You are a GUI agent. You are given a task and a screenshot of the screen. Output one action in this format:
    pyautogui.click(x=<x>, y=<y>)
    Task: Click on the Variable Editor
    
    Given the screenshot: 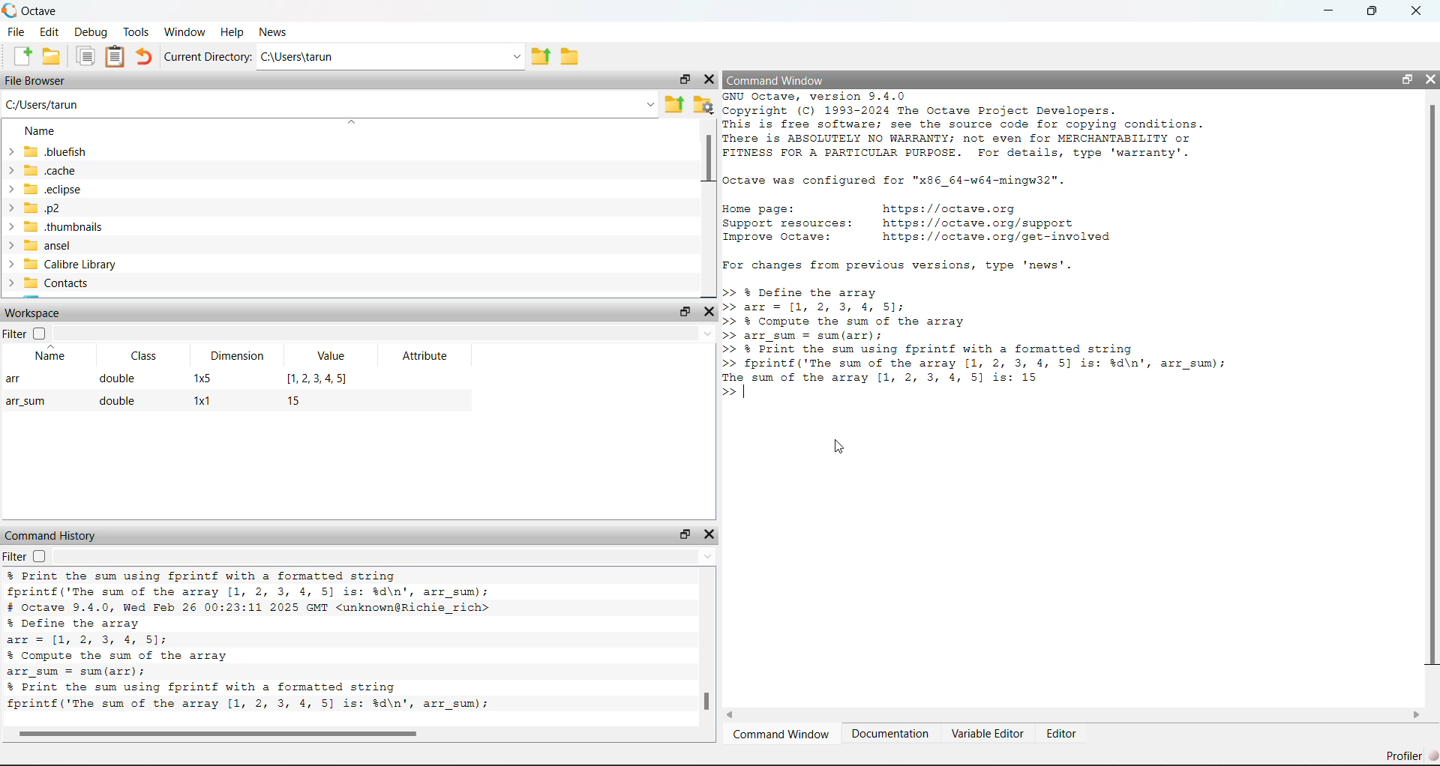 What is the action you would take?
    pyautogui.click(x=988, y=735)
    